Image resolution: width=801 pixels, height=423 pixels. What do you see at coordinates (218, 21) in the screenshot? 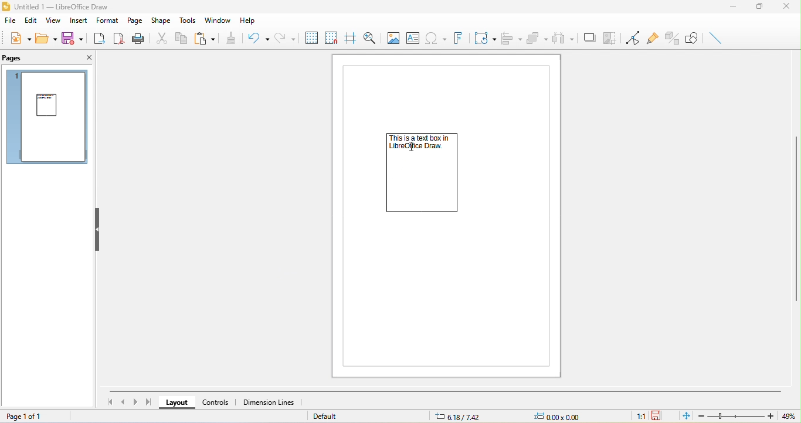
I see `window` at bounding box center [218, 21].